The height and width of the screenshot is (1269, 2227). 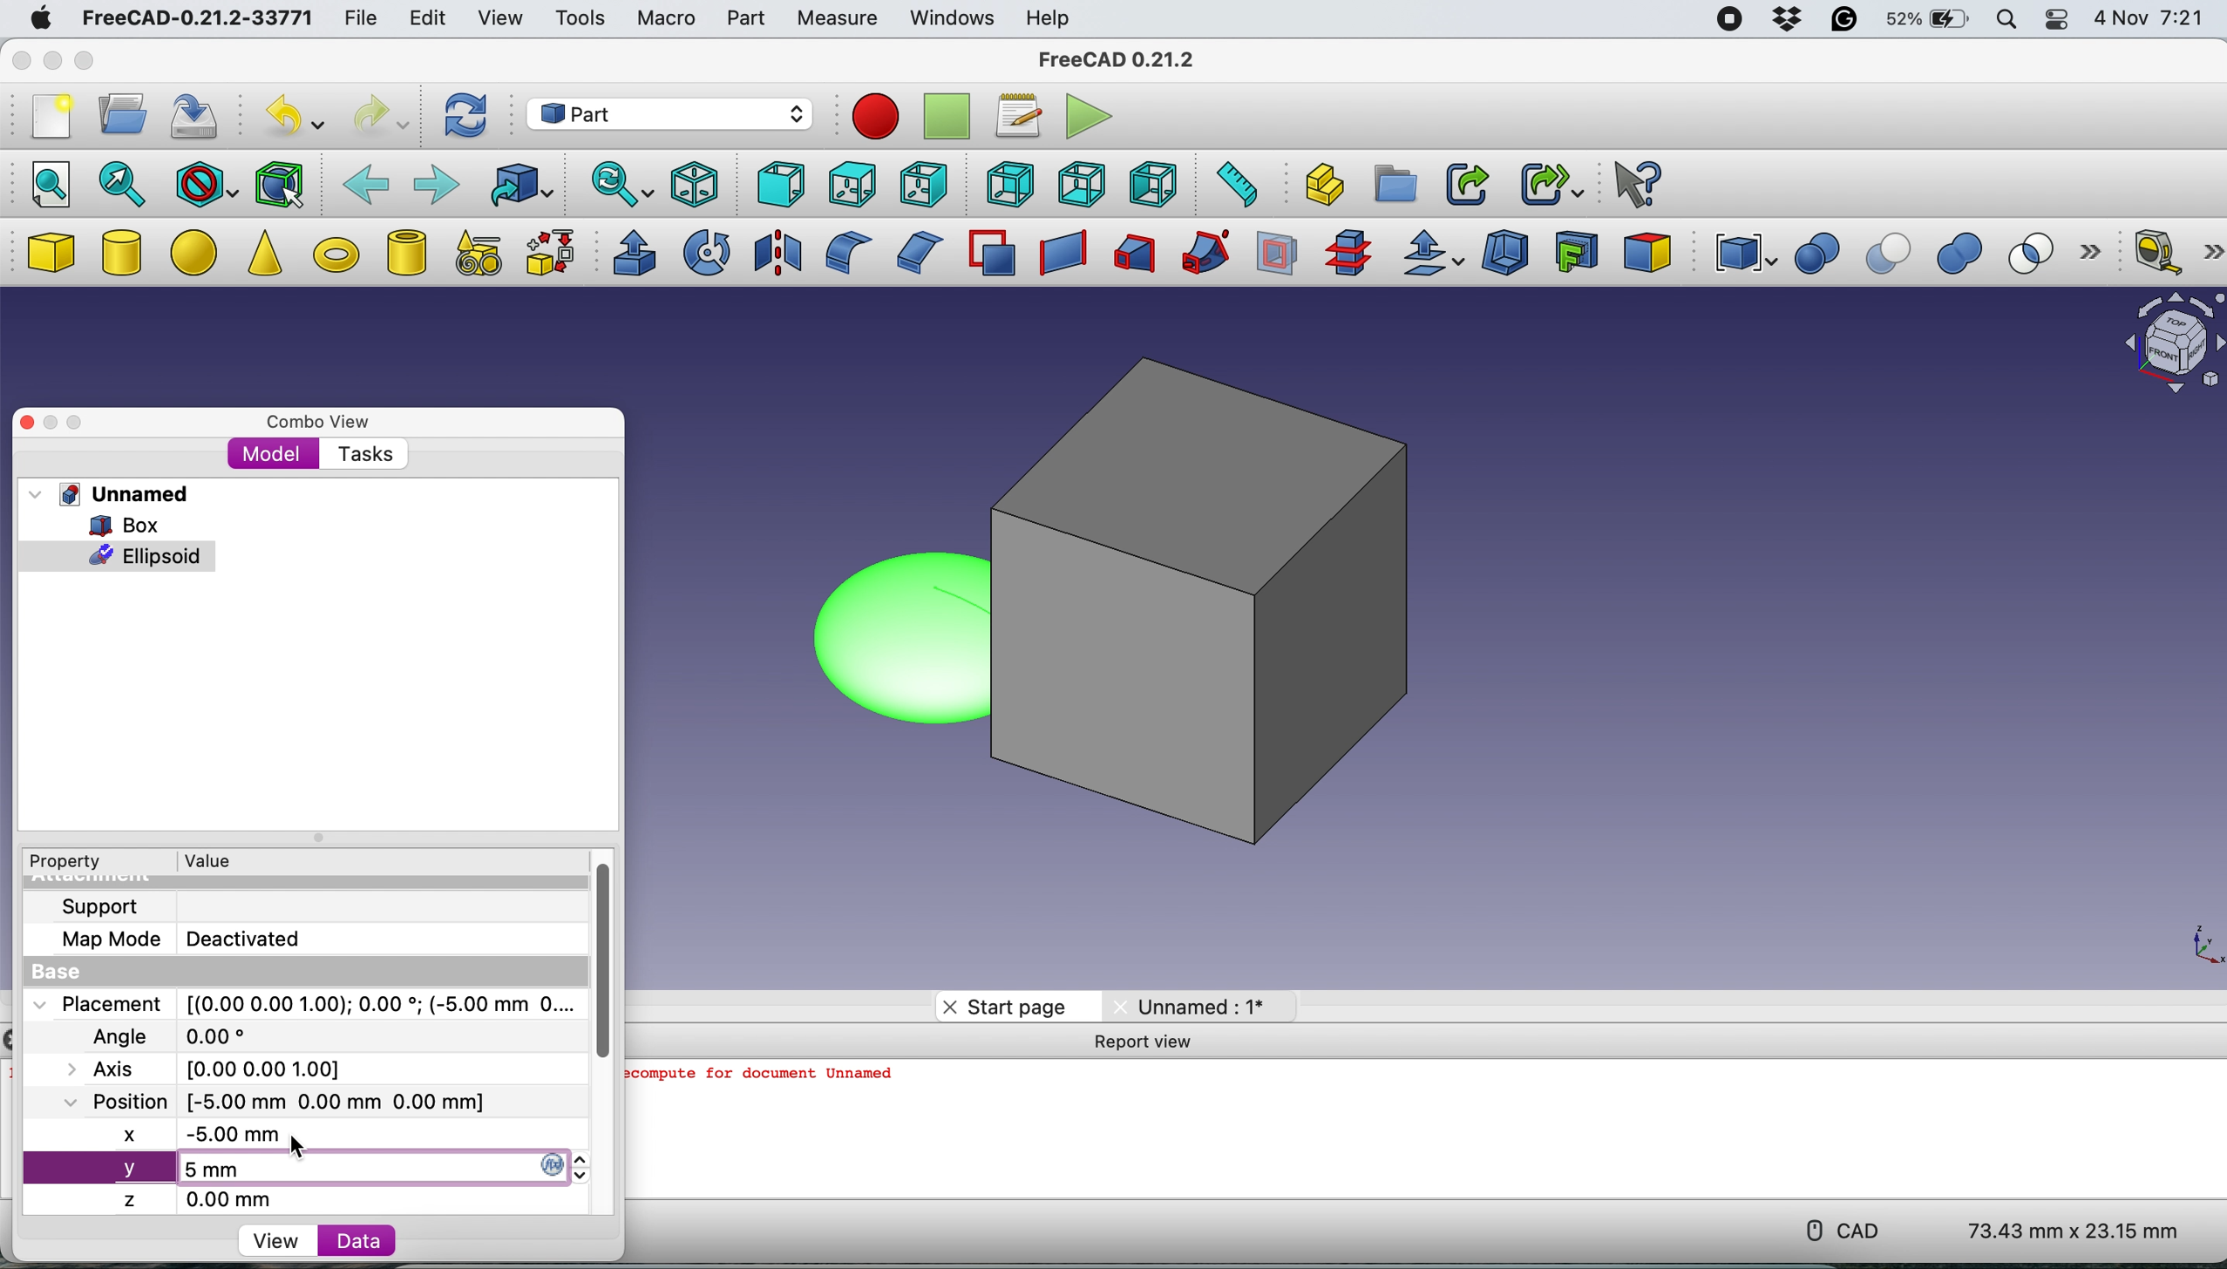 I want to click on save, so click(x=198, y=119).